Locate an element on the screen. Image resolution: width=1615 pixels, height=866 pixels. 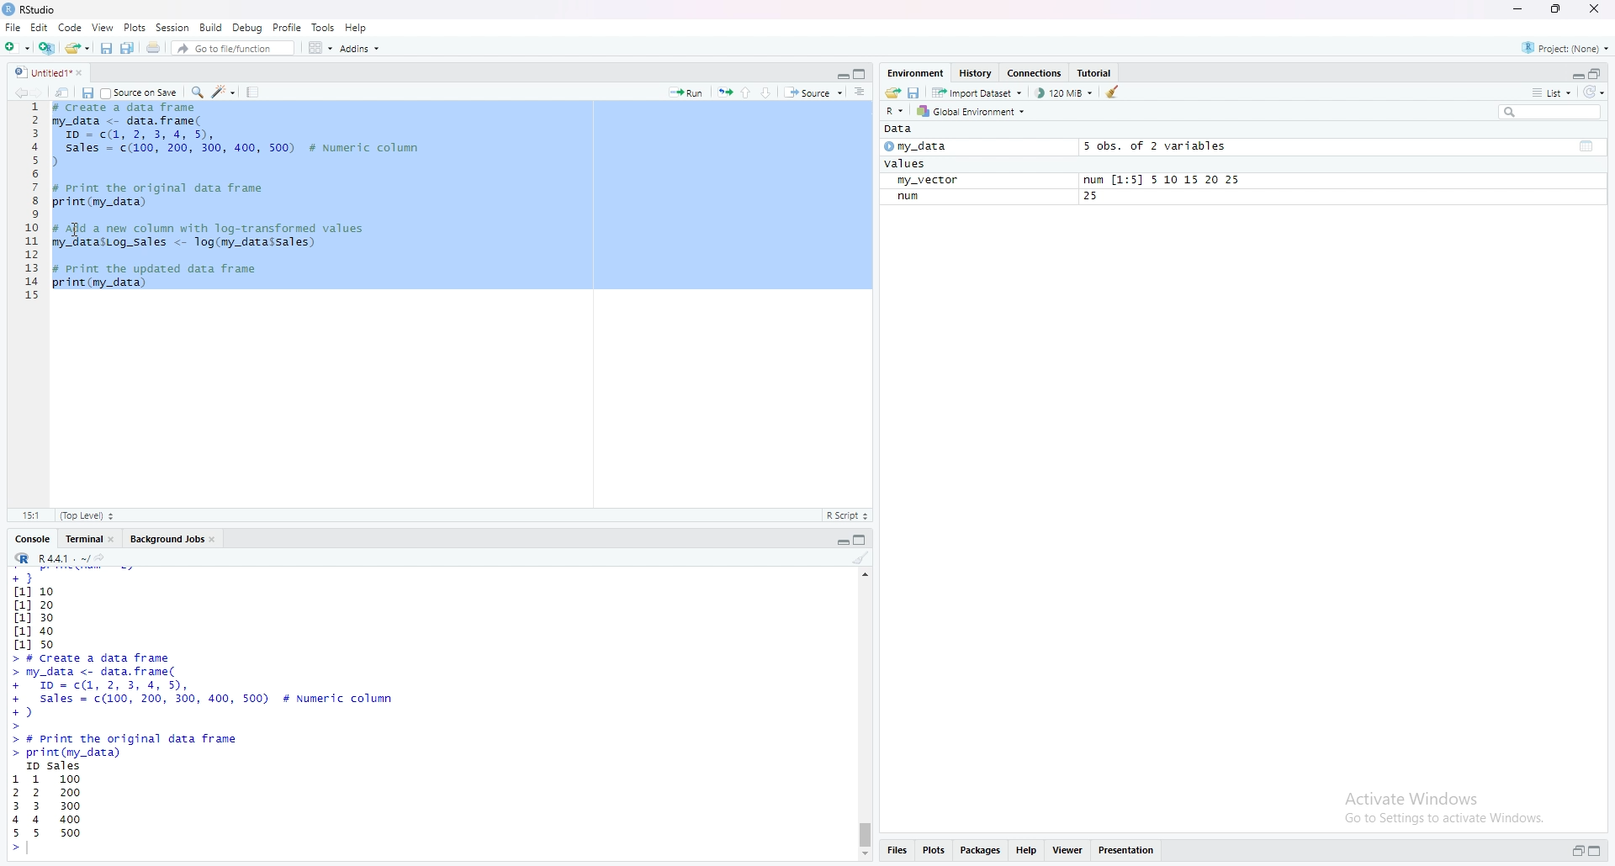
Plots is located at coordinates (130, 28).